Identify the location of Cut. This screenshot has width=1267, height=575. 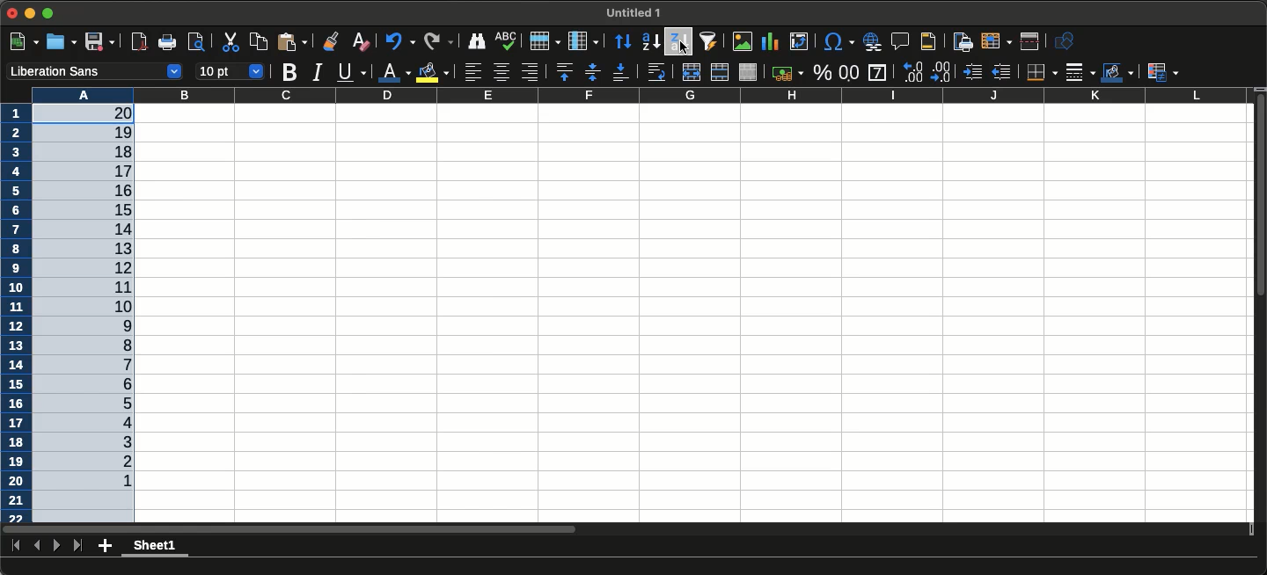
(230, 43).